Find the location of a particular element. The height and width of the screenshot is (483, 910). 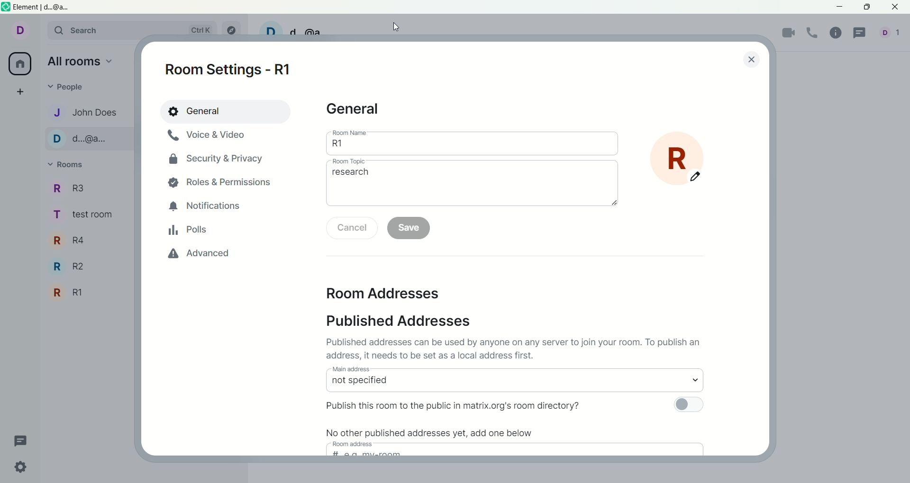

r r1 is located at coordinates (79, 294).